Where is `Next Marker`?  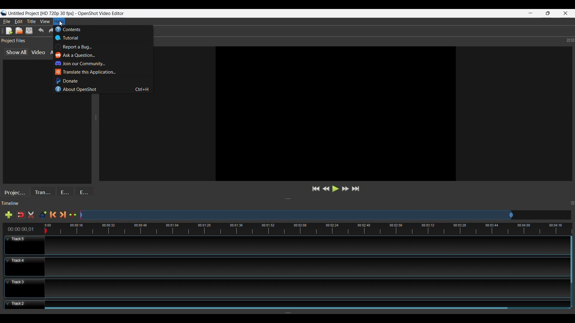
Next Marker is located at coordinates (62, 215).